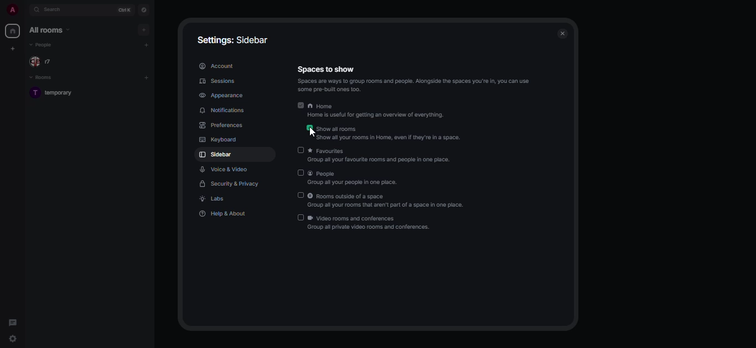 This screenshot has width=756, height=348. What do you see at coordinates (58, 92) in the screenshot?
I see `room` at bounding box center [58, 92].